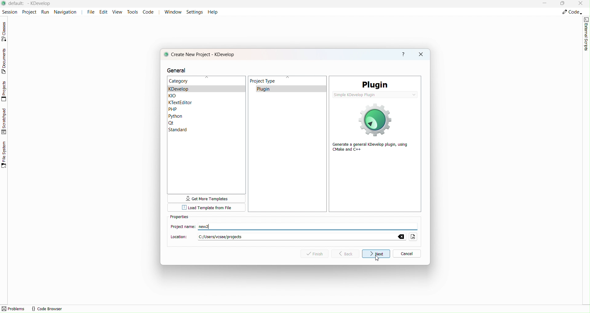  What do you see at coordinates (173, 12) in the screenshot?
I see `Window` at bounding box center [173, 12].